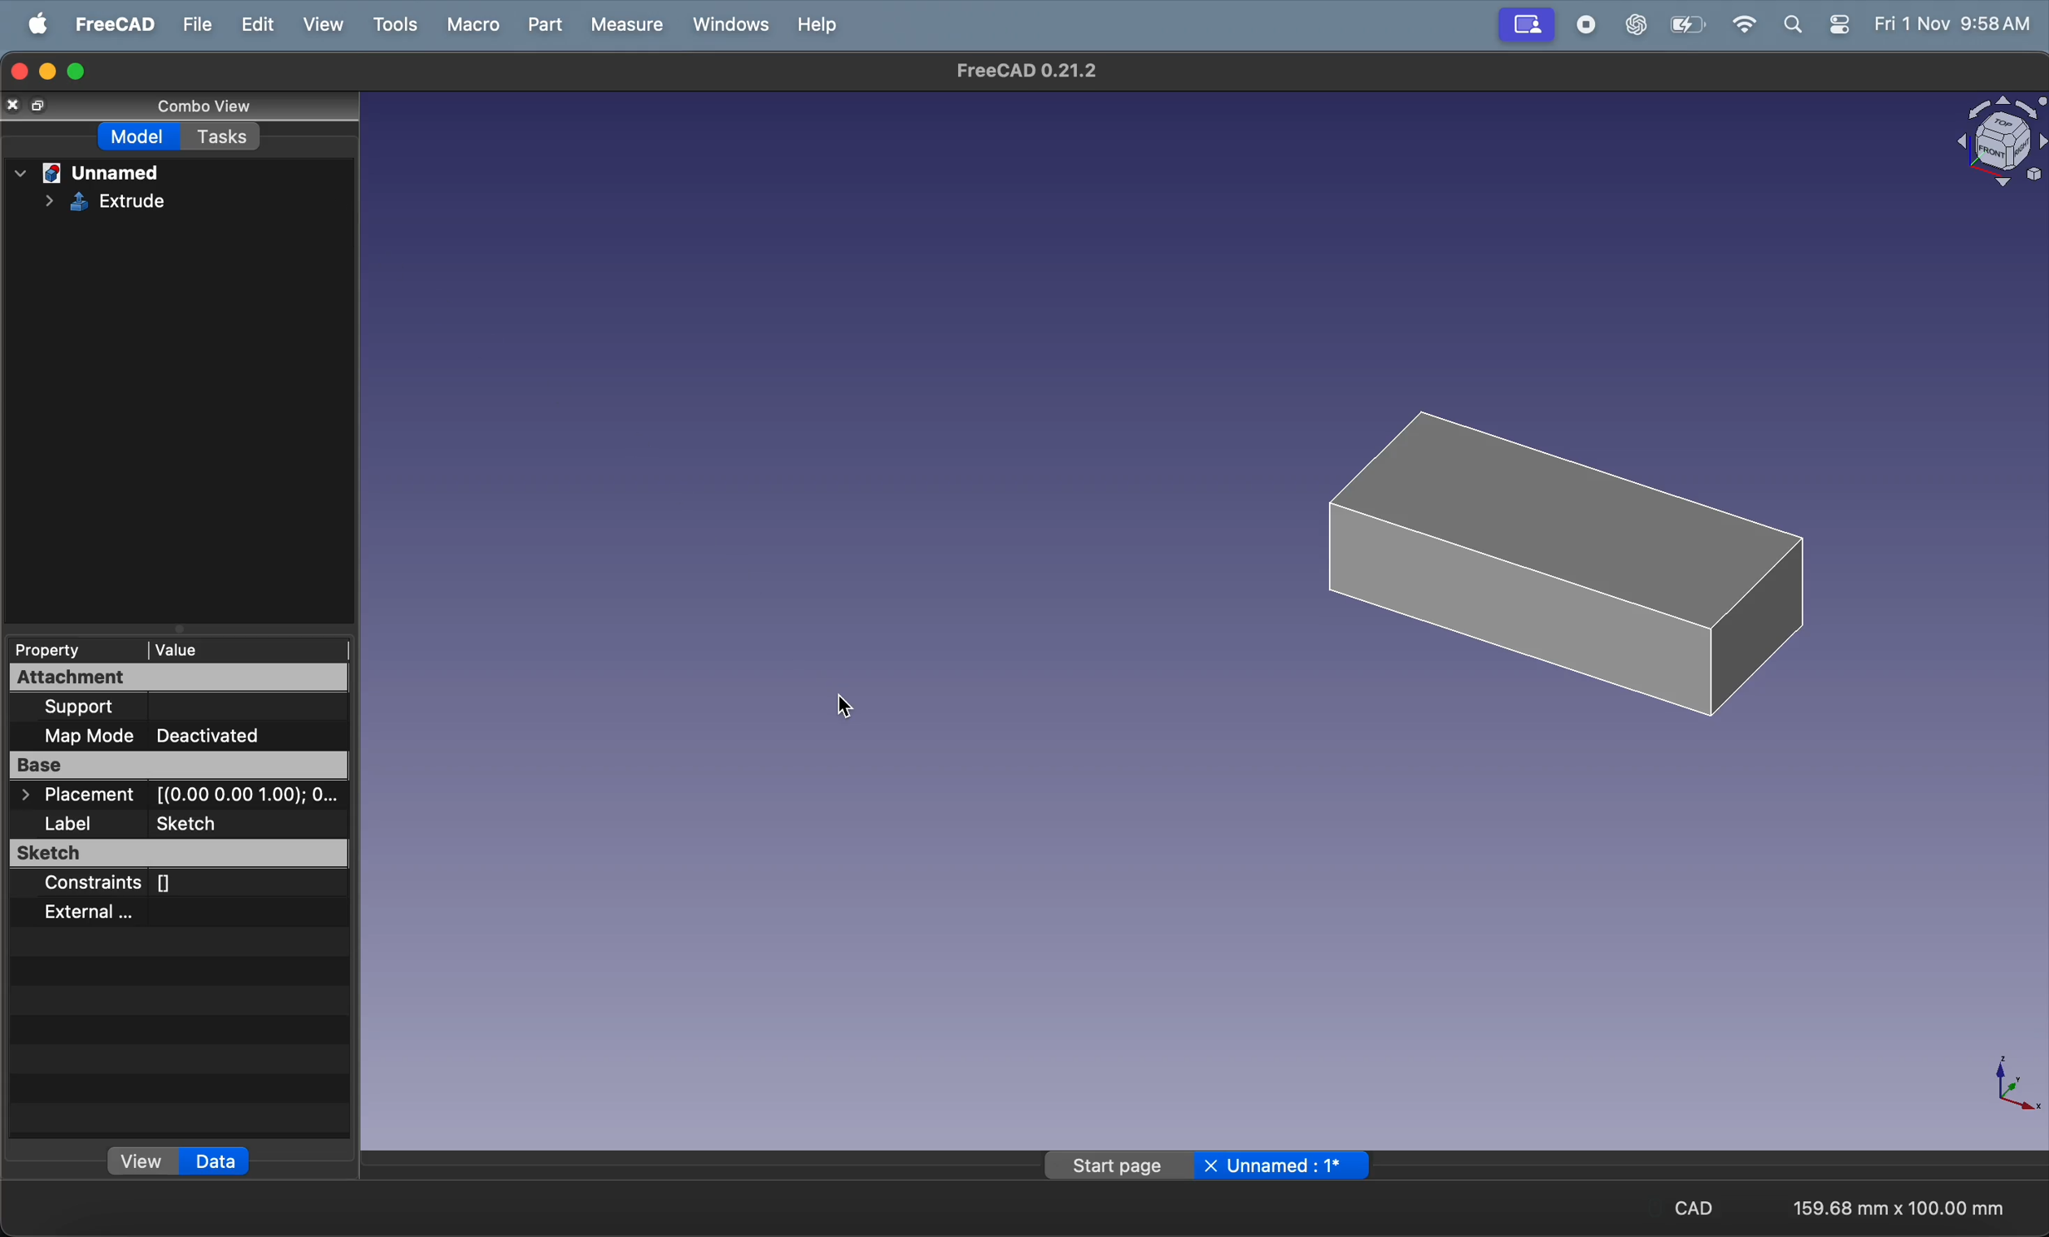 This screenshot has height=1237, width=2049. What do you see at coordinates (95, 206) in the screenshot?
I see `extrude` at bounding box center [95, 206].